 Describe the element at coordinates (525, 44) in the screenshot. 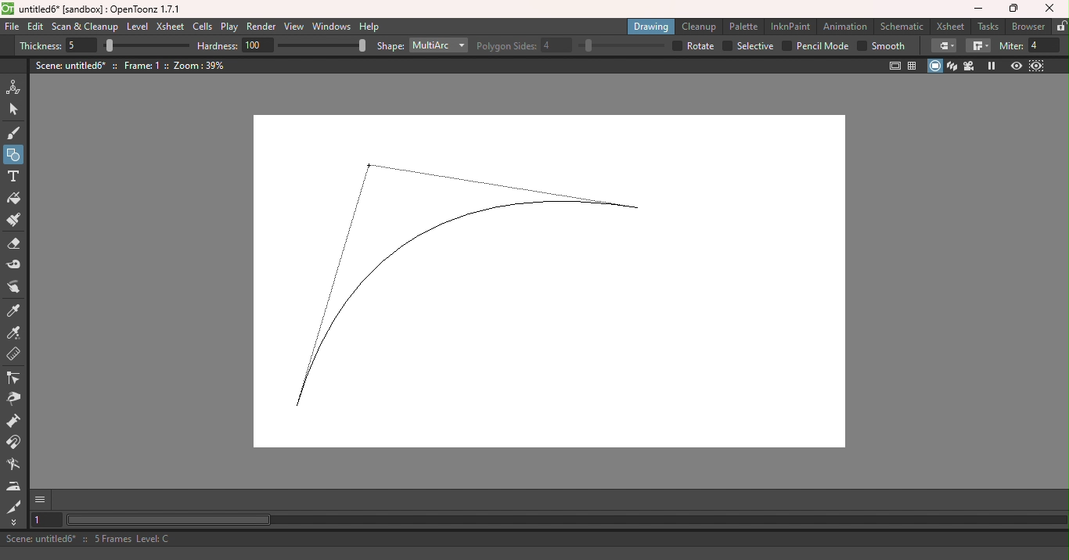

I see `Polygon sides` at that location.